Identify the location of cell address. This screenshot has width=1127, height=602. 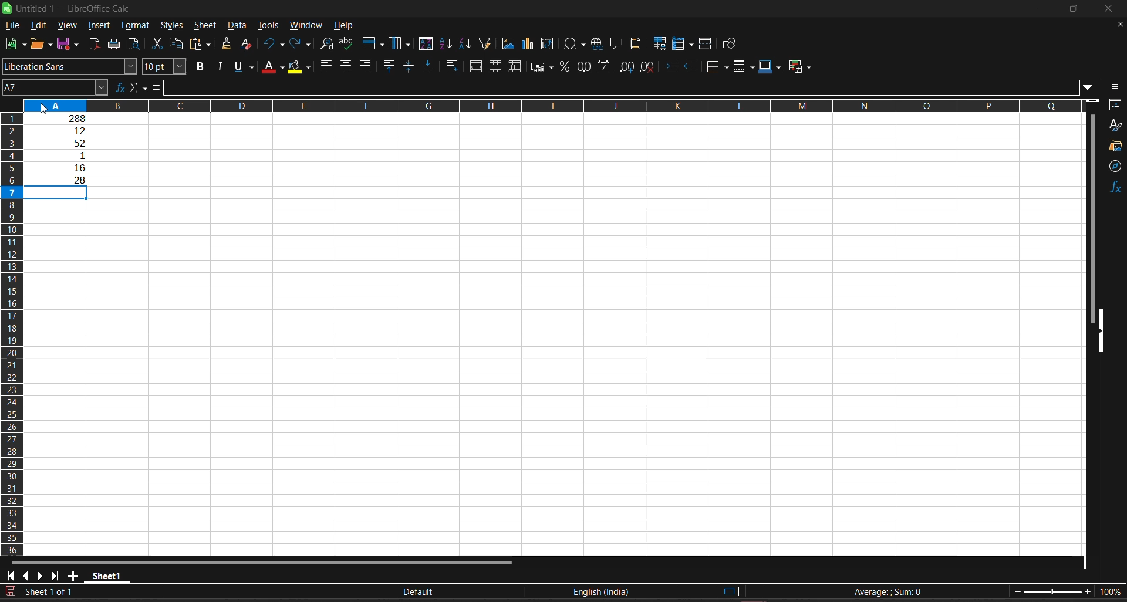
(55, 88).